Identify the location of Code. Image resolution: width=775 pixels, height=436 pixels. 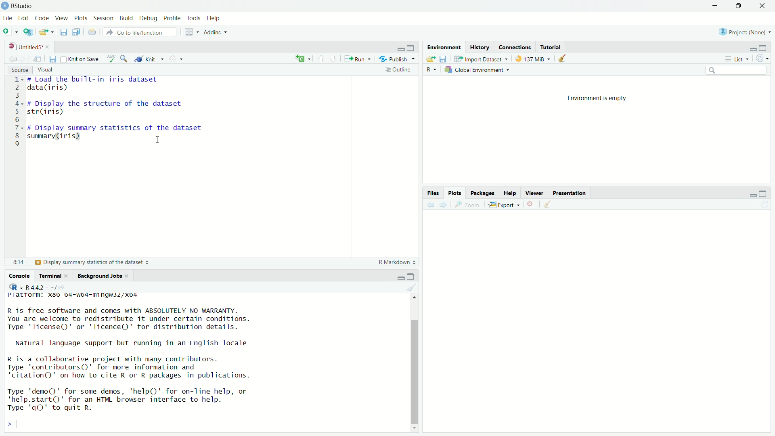
(42, 18).